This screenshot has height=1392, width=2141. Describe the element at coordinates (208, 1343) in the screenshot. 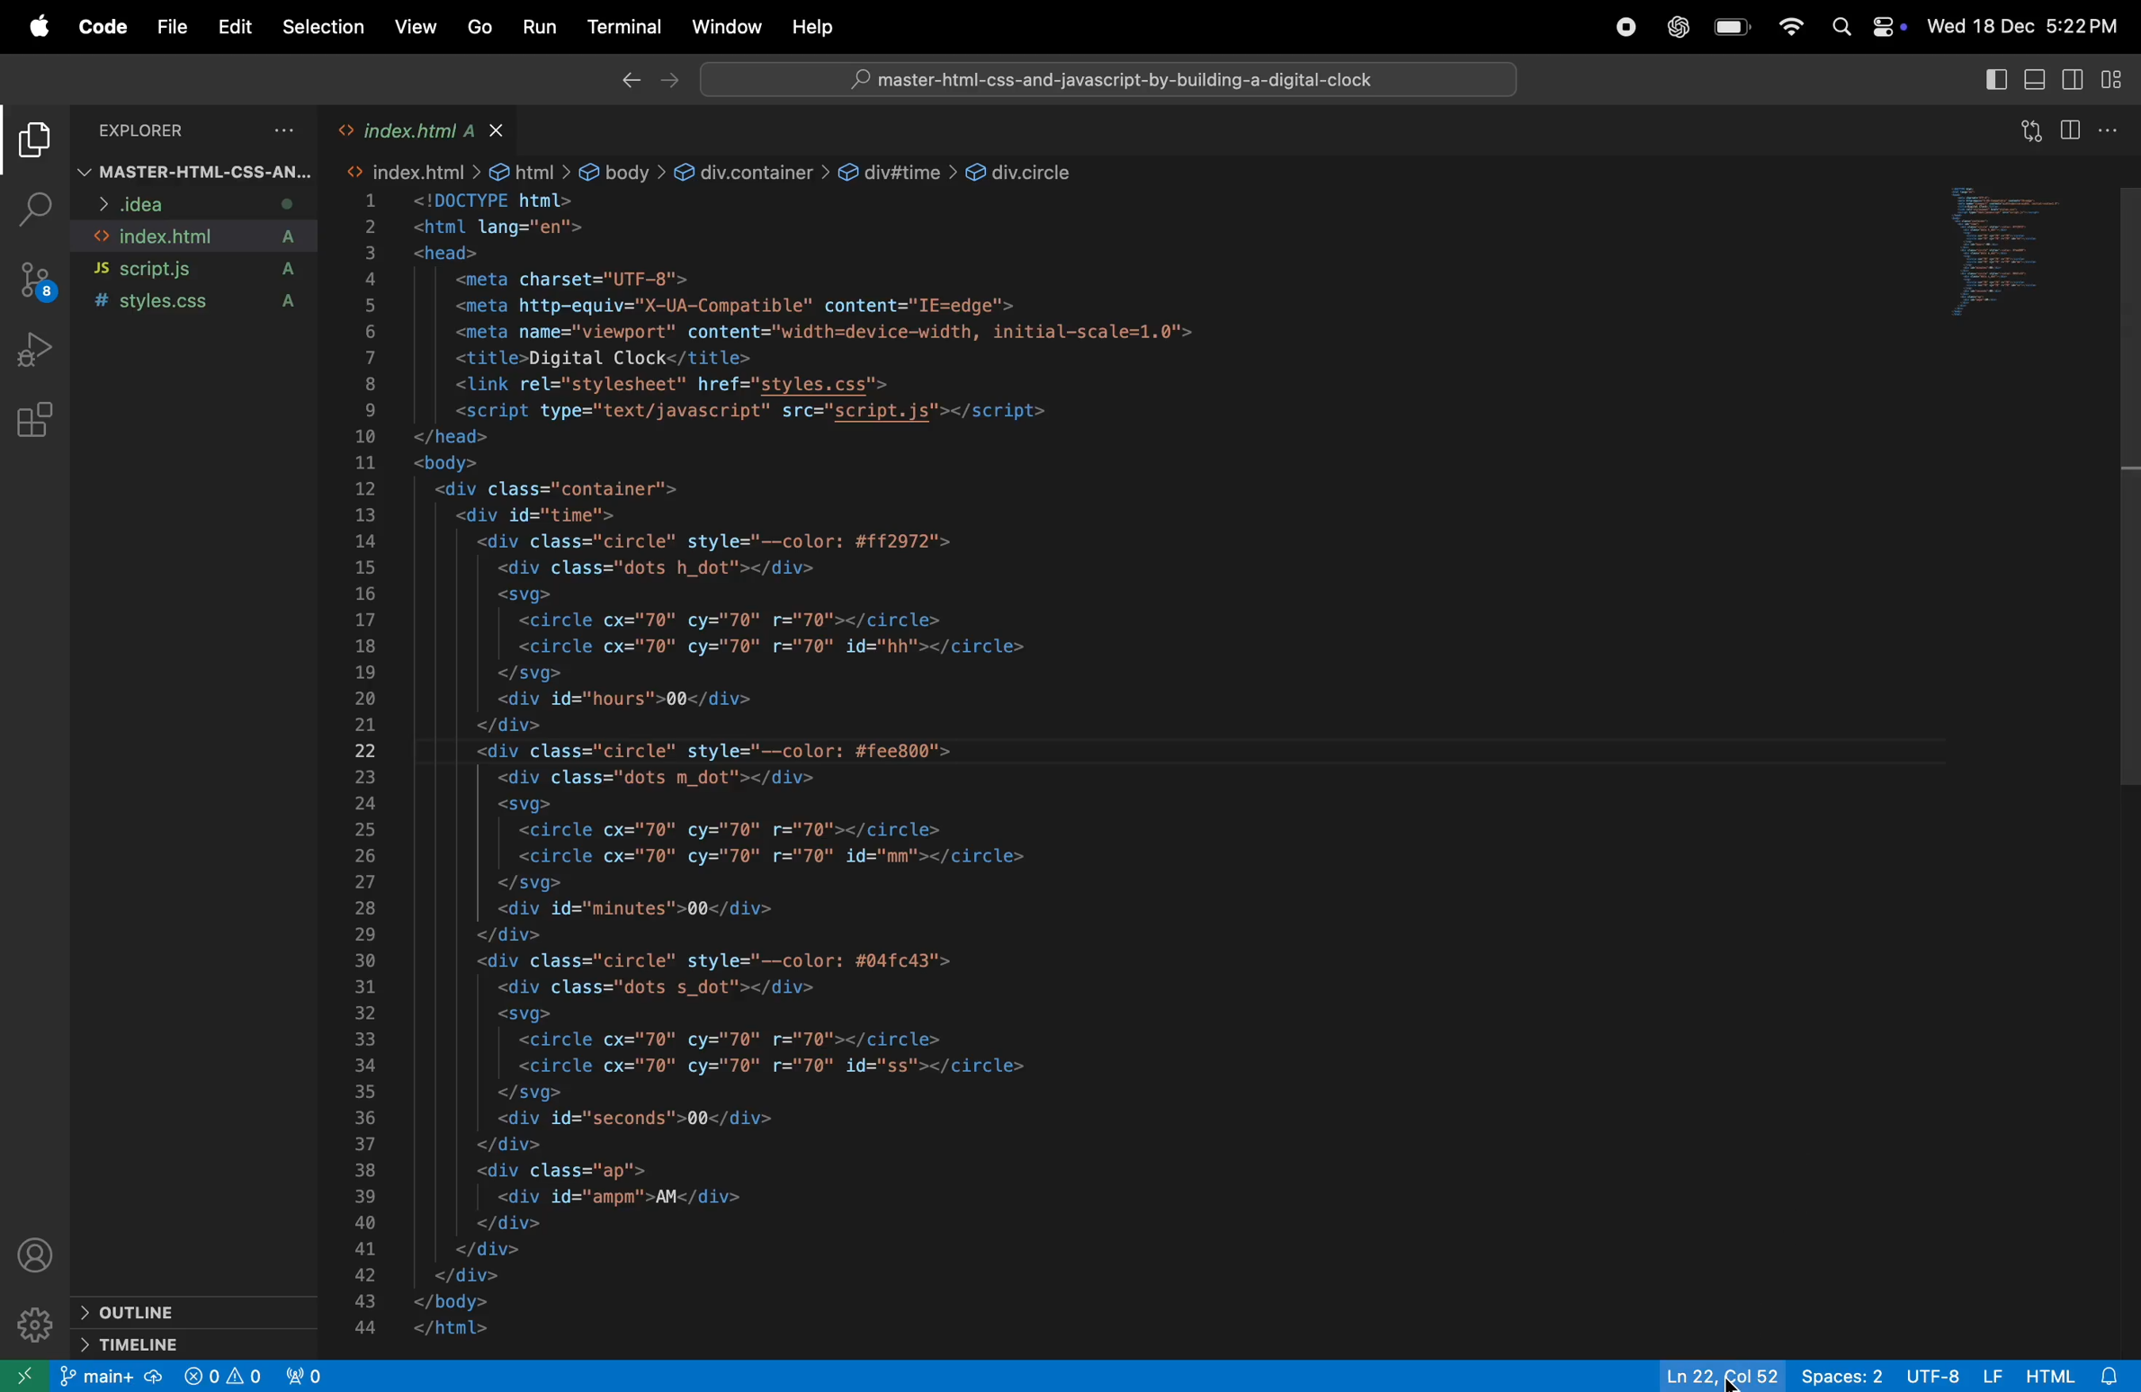

I see `time line` at that location.